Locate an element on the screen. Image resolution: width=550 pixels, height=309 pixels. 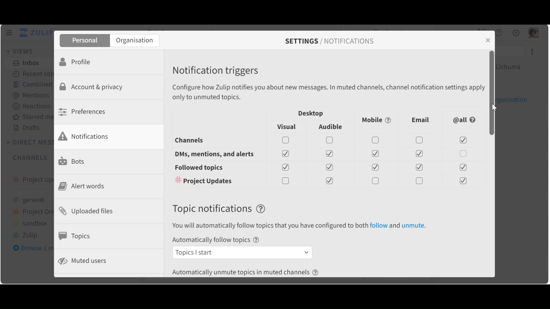
Topic  Notification is located at coordinates (220, 209).